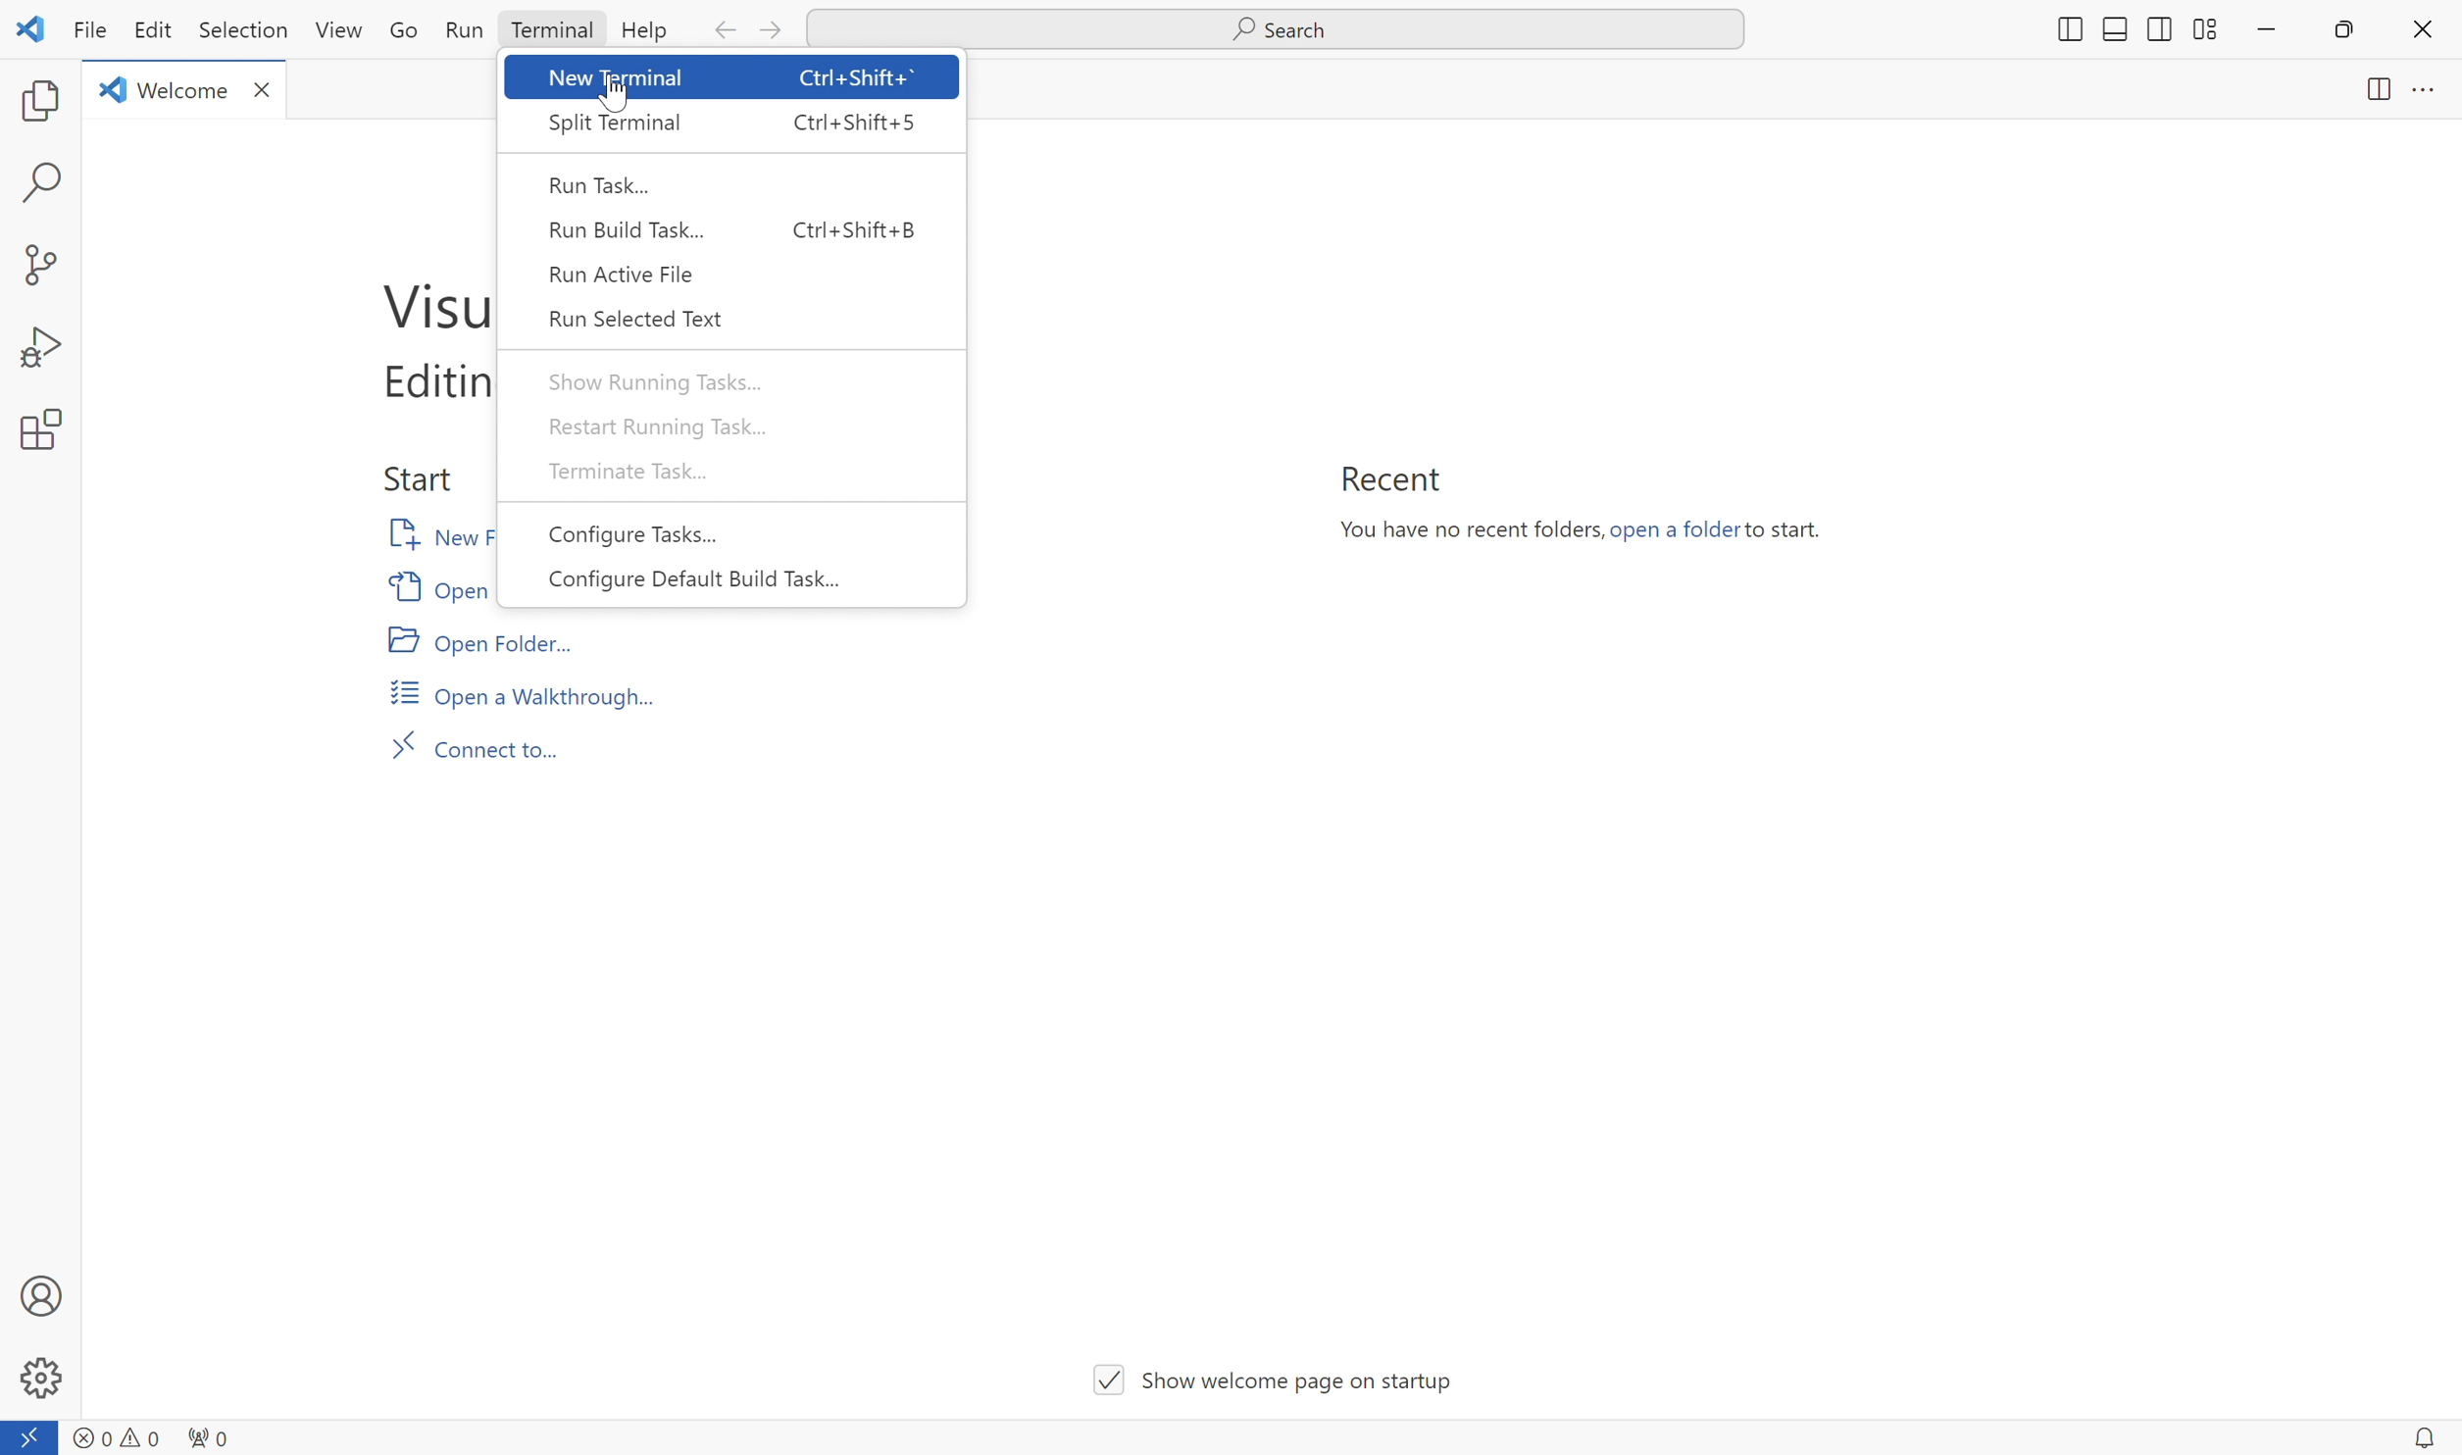 The width and height of the screenshot is (2462, 1455). Describe the element at coordinates (696, 580) in the screenshot. I see `Configure Default Build Task...` at that location.